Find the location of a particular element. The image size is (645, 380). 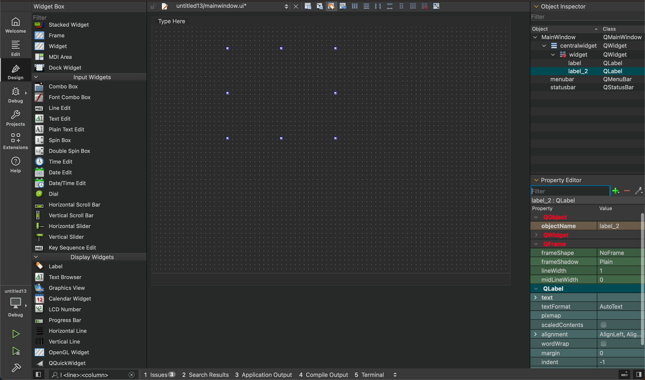

projects is located at coordinates (15, 117).